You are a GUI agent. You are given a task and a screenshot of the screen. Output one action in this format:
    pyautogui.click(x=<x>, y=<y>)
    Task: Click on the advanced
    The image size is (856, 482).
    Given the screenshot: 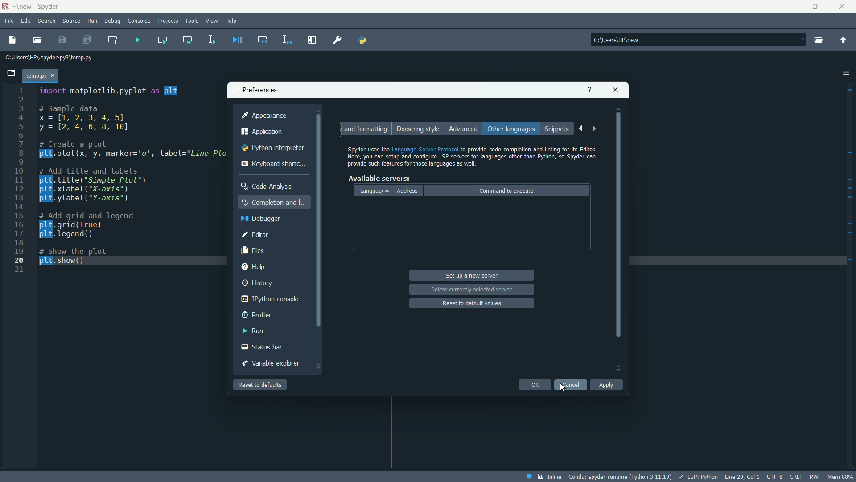 What is the action you would take?
    pyautogui.click(x=462, y=128)
    